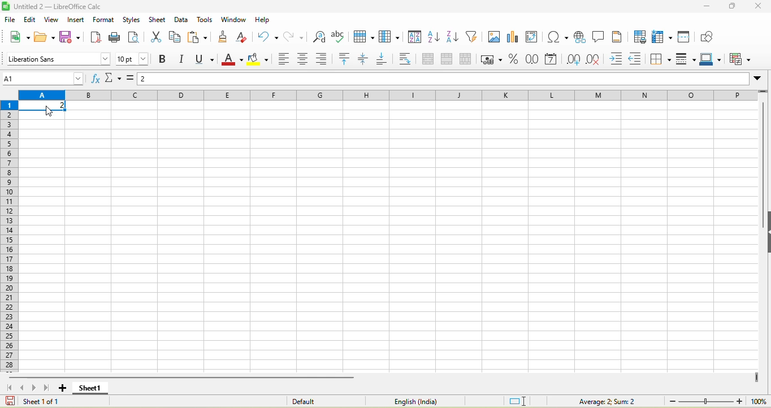  I want to click on drag to view more columns, so click(757, 377).